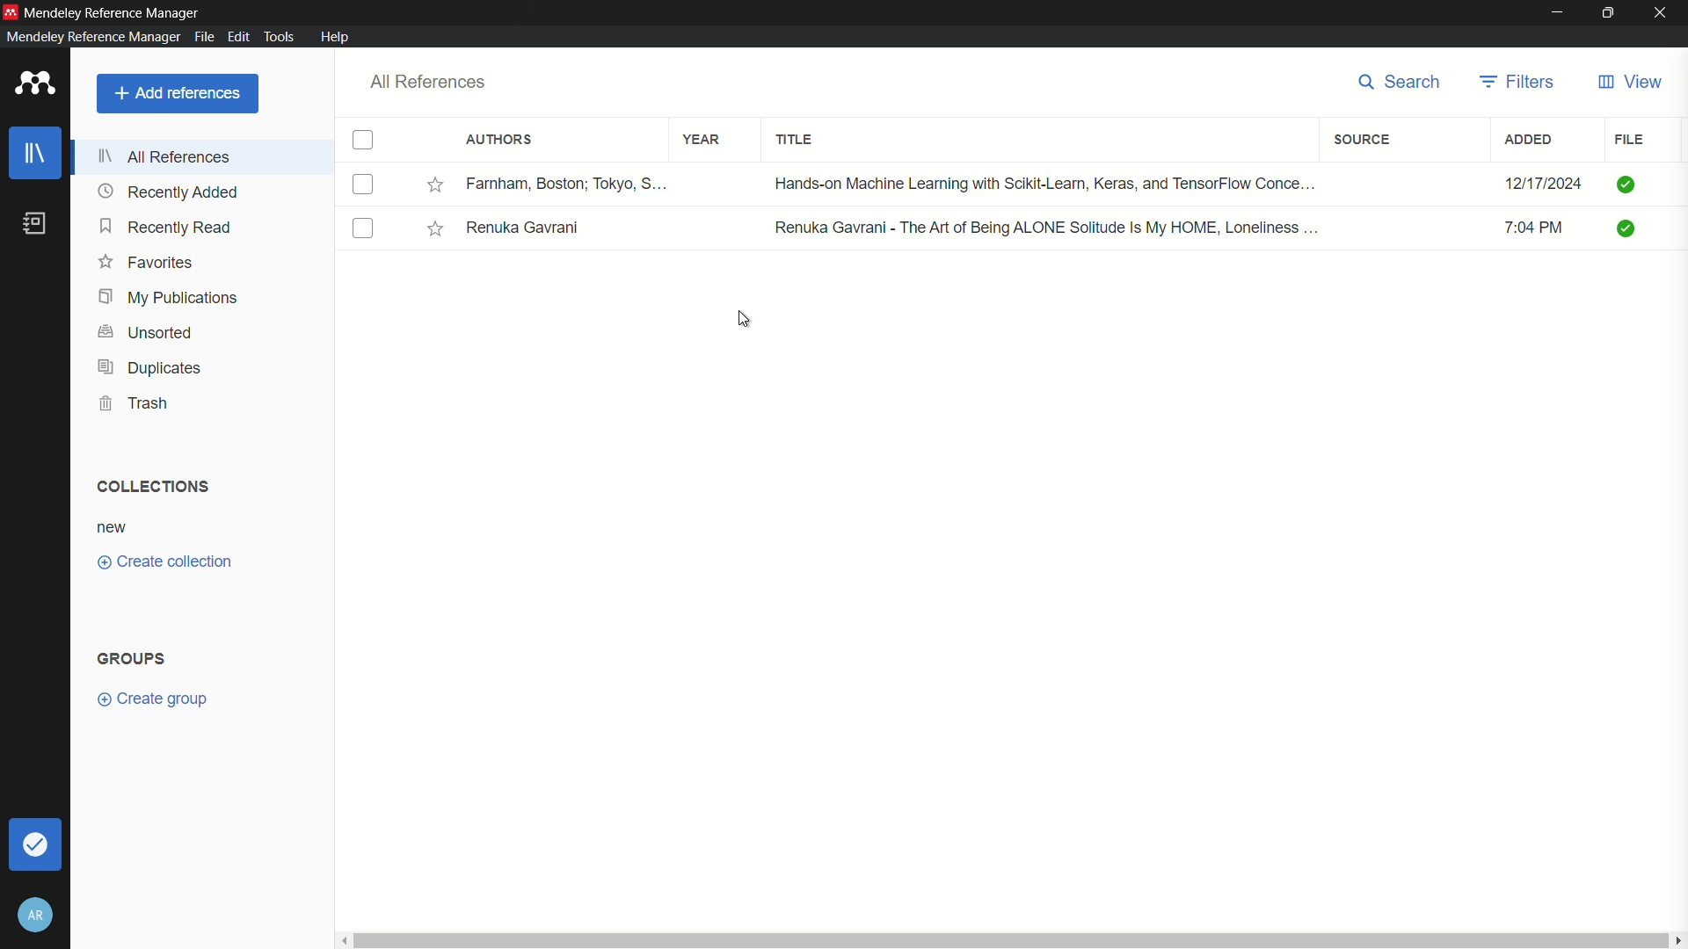 The image size is (1688, 949). I want to click on book-1, so click(362, 185).